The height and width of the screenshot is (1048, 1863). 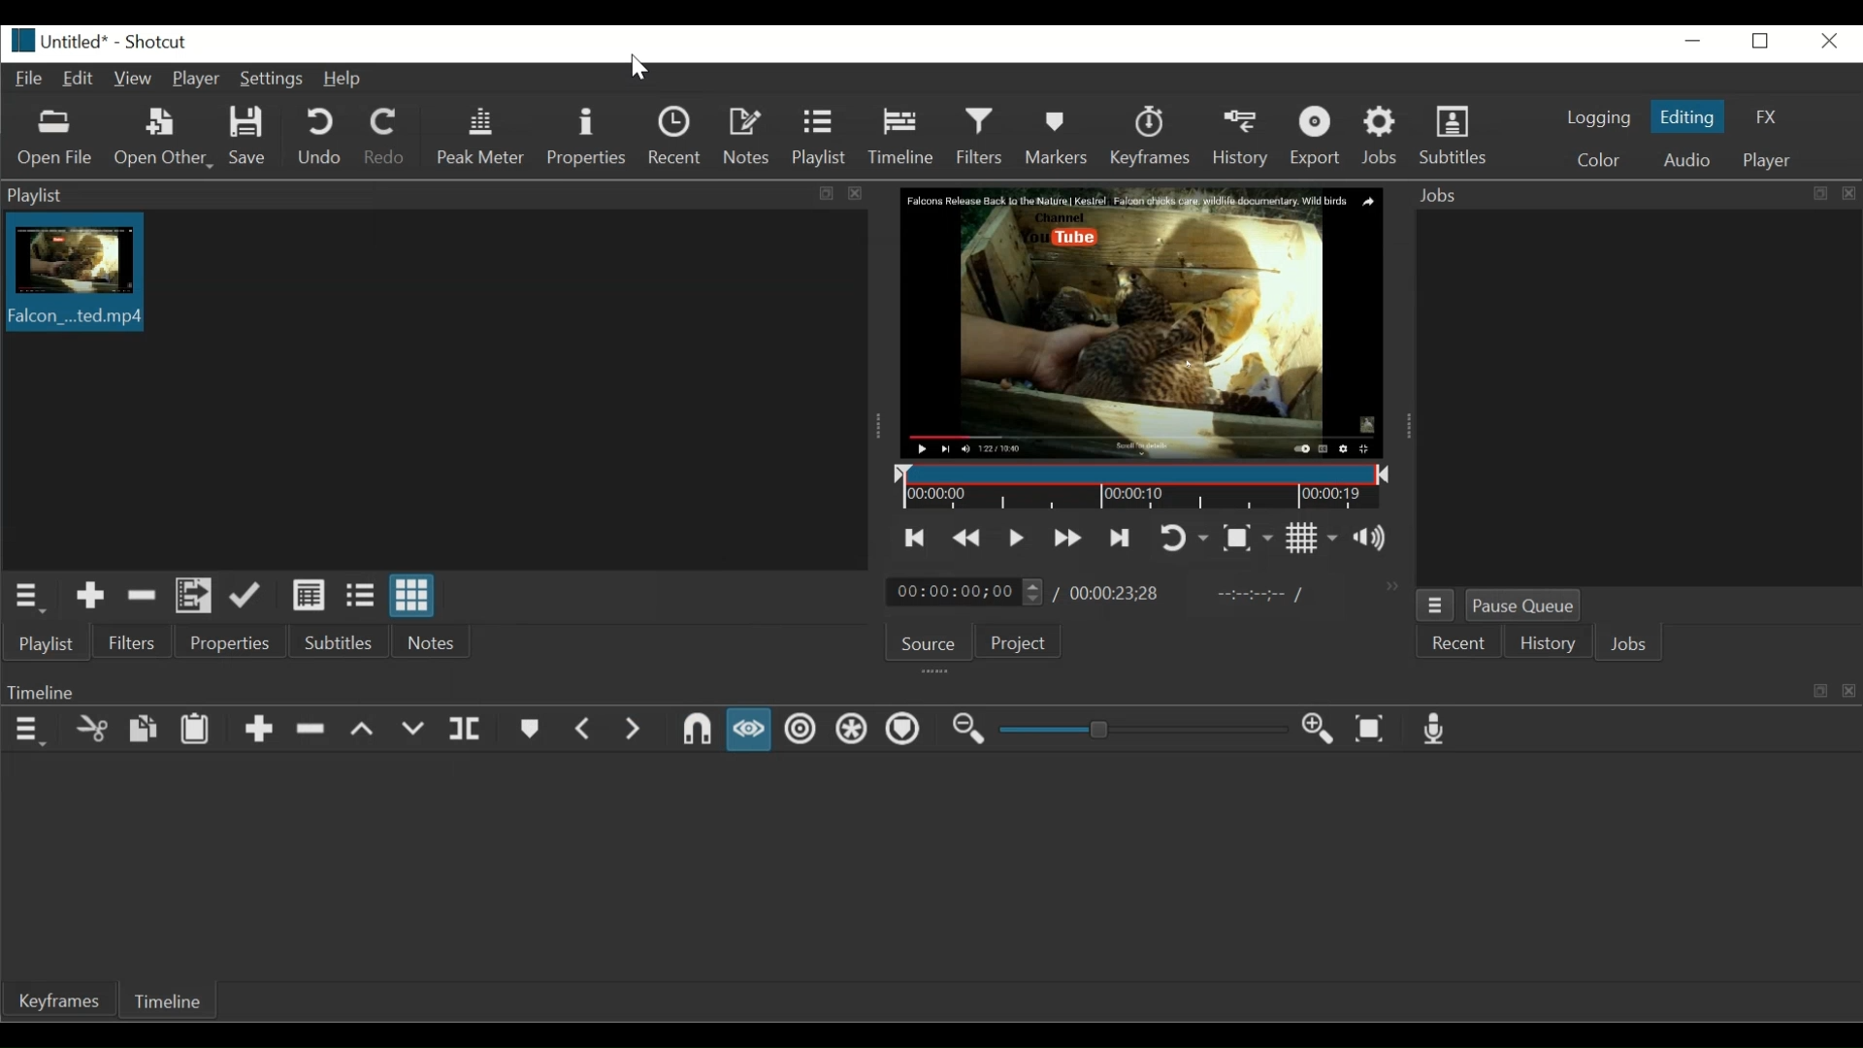 I want to click on Remove cut, so click(x=143, y=595).